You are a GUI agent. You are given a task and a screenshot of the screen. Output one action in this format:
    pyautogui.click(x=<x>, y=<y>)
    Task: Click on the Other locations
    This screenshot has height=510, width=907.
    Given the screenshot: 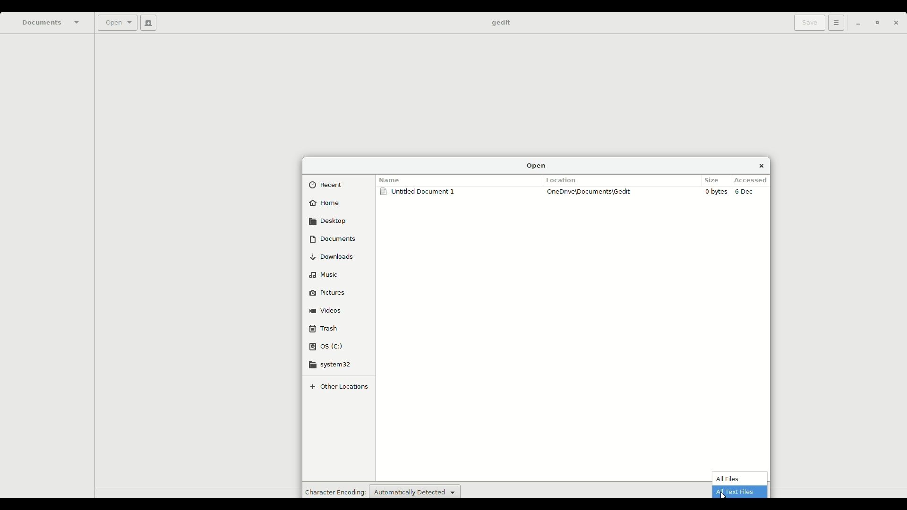 What is the action you would take?
    pyautogui.click(x=342, y=386)
    